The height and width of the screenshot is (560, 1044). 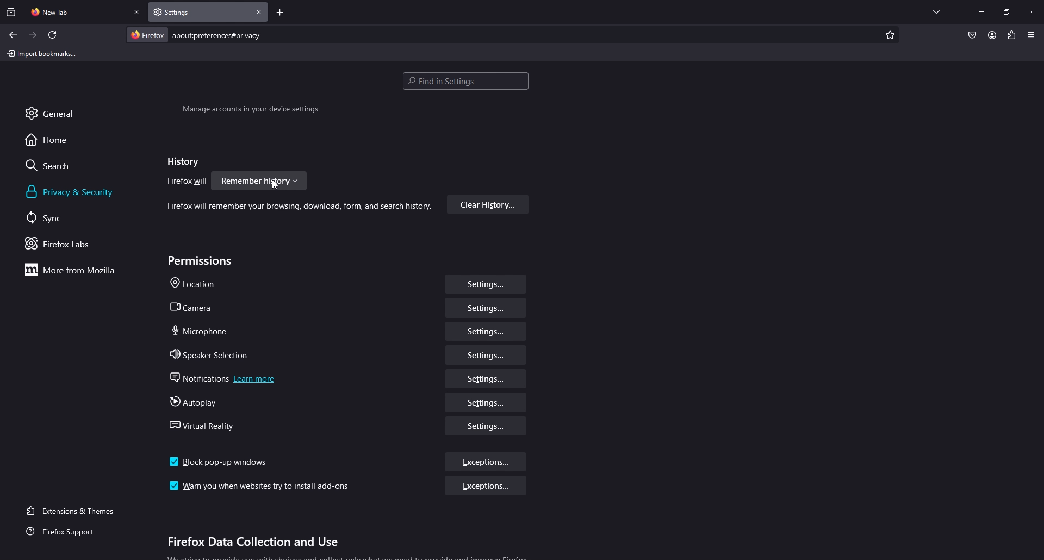 I want to click on settings, so click(x=484, y=402).